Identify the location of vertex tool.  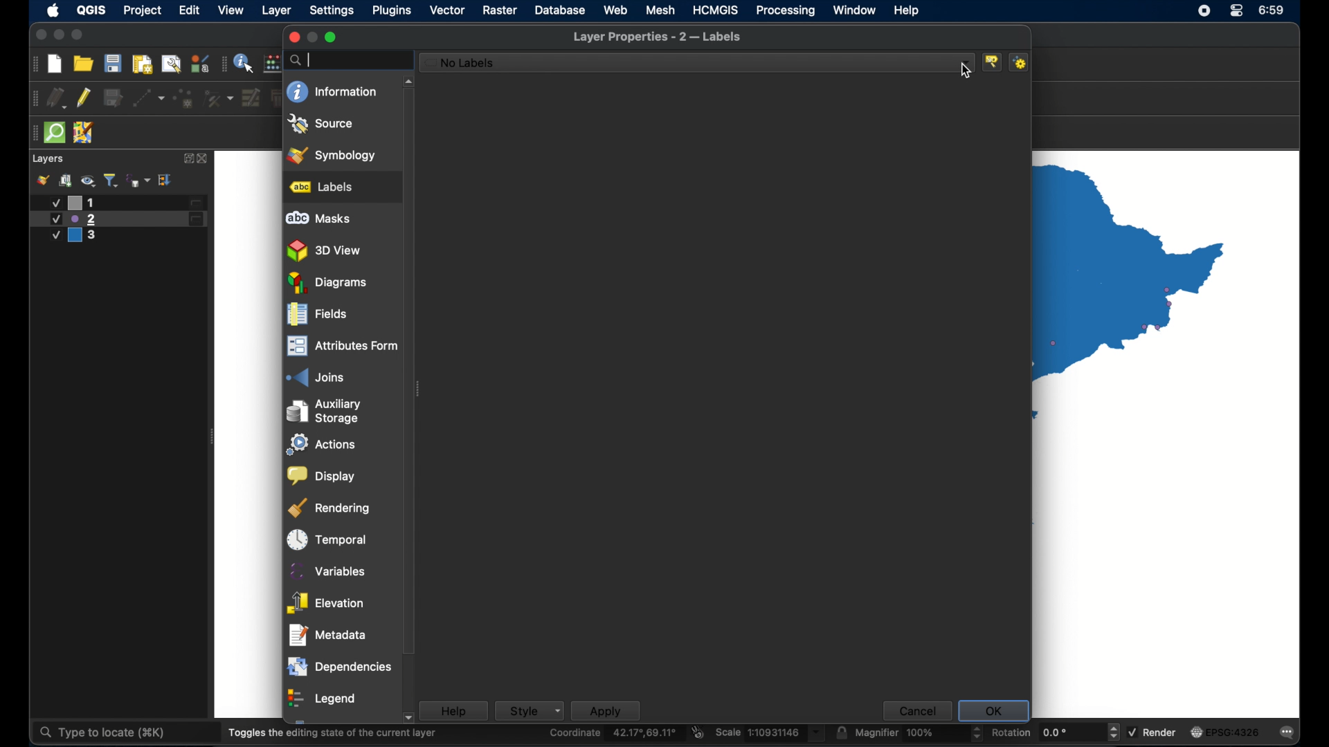
(219, 98).